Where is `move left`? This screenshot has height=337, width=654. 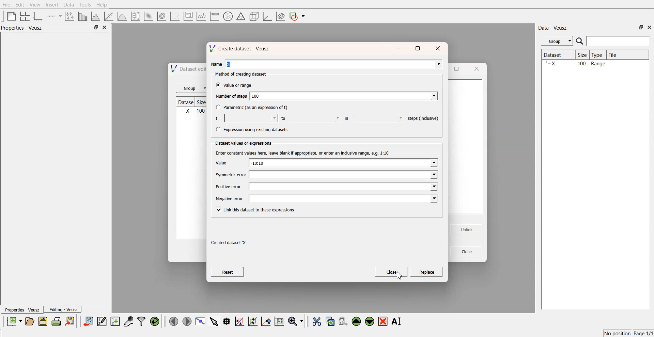 move left is located at coordinates (174, 321).